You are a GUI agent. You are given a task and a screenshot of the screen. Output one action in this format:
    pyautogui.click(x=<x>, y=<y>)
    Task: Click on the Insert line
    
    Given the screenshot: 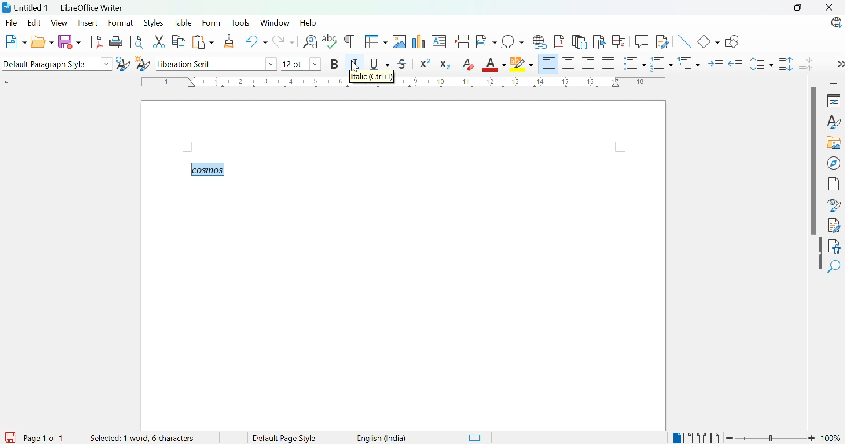 What is the action you would take?
    pyautogui.click(x=686, y=41)
    